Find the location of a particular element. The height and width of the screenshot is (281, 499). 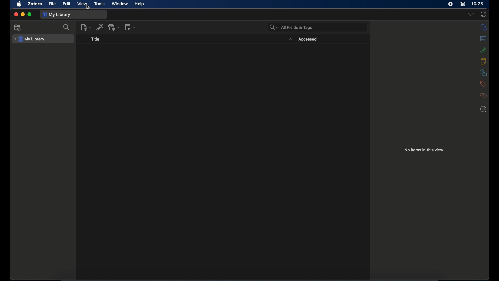

cursor is located at coordinates (88, 8).